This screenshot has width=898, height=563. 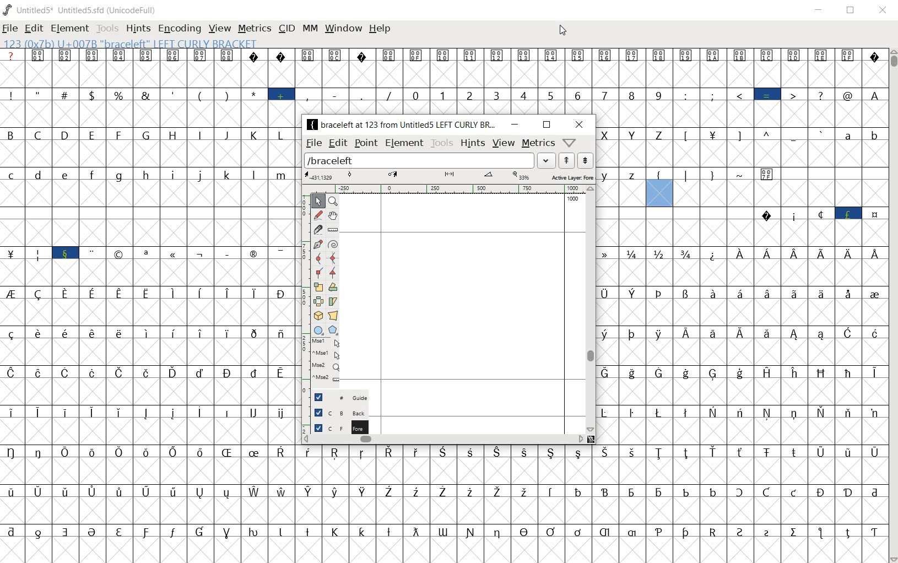 I want to click on edit, so click(x=33, y=30).